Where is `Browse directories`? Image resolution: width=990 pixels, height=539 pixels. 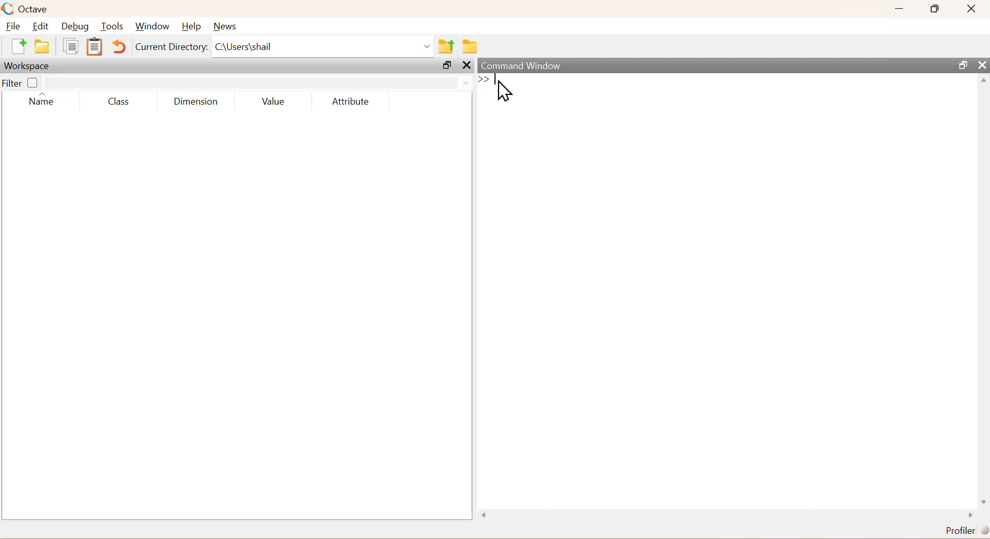 Browse directories is located at coordinates (470, 45).